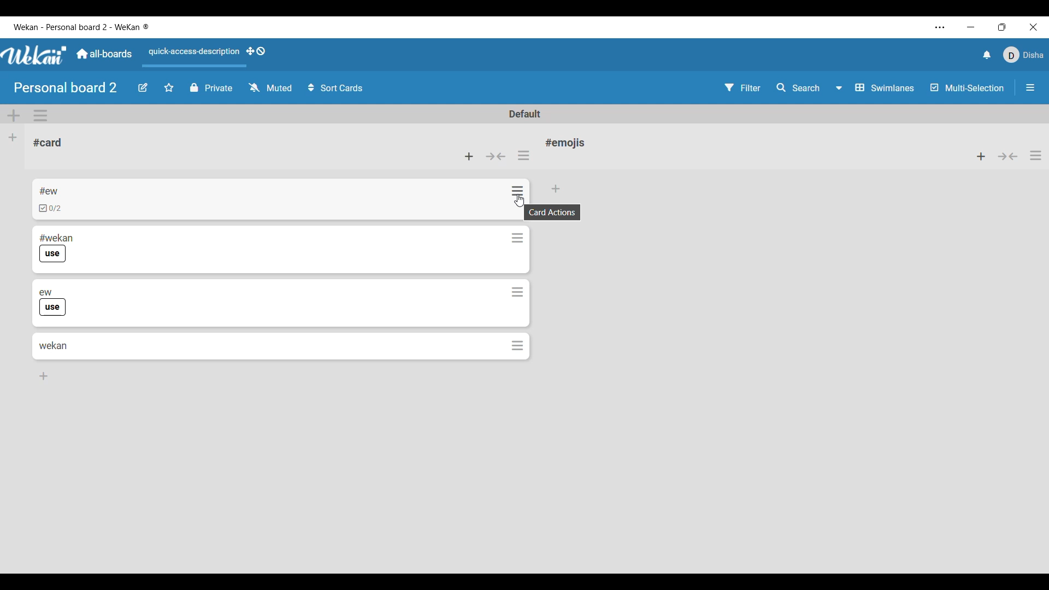 The height and width of the screenshot is (590, 1049). What do you see at coordinates (116, 143) in the screenshot?
I see `Current list` at bounding box center [116, 143].